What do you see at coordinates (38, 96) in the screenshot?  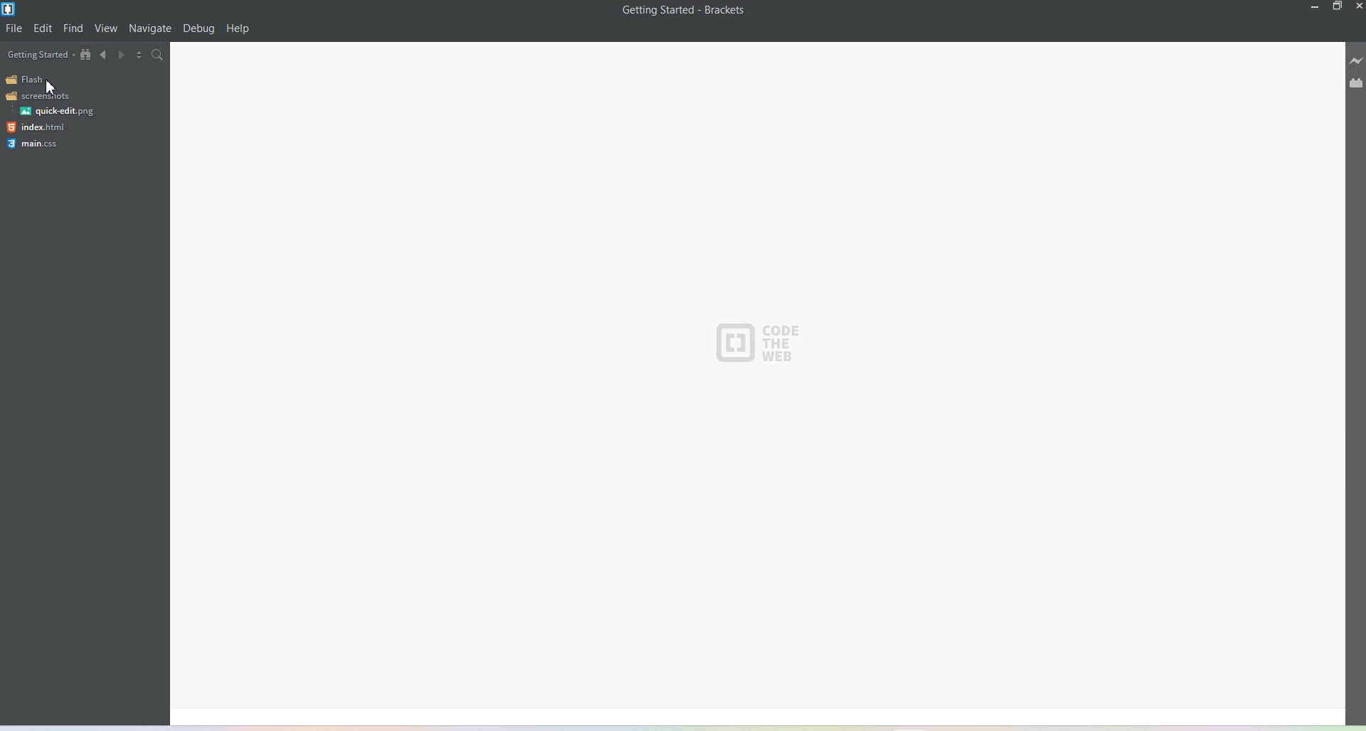 I see `Logo` at bounding box center [38, 96].